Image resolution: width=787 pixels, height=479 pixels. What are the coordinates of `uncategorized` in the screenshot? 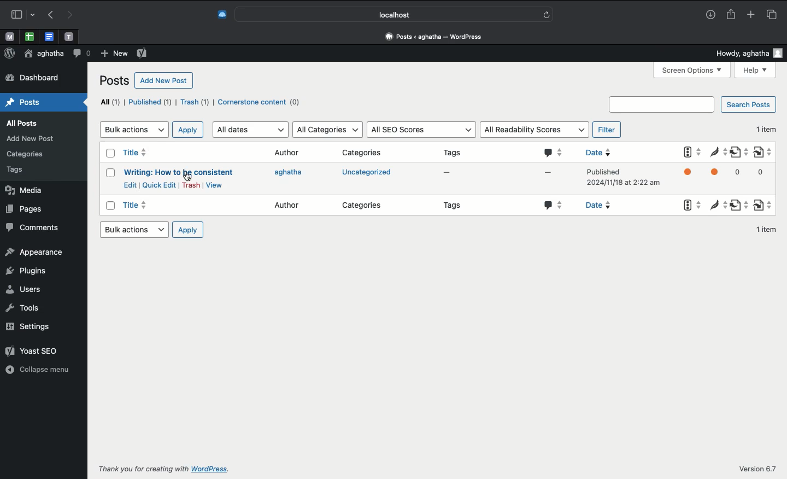 It's located at (363, 171).